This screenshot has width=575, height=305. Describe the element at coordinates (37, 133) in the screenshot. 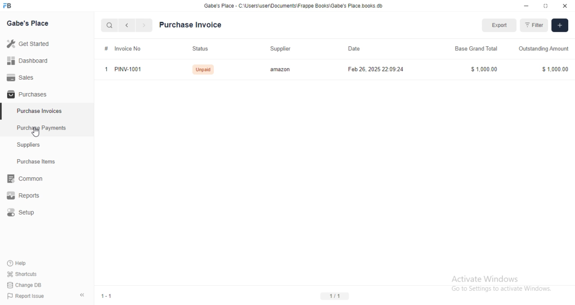

I see `cursor` at that location.